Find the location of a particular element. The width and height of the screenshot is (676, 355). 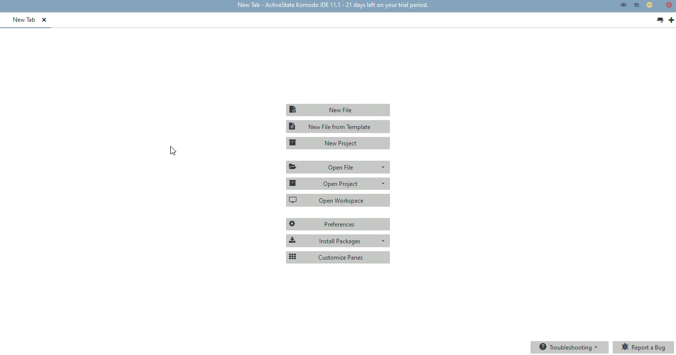

hotkey (Ctrl +,) is located at coordinates (173, 150).